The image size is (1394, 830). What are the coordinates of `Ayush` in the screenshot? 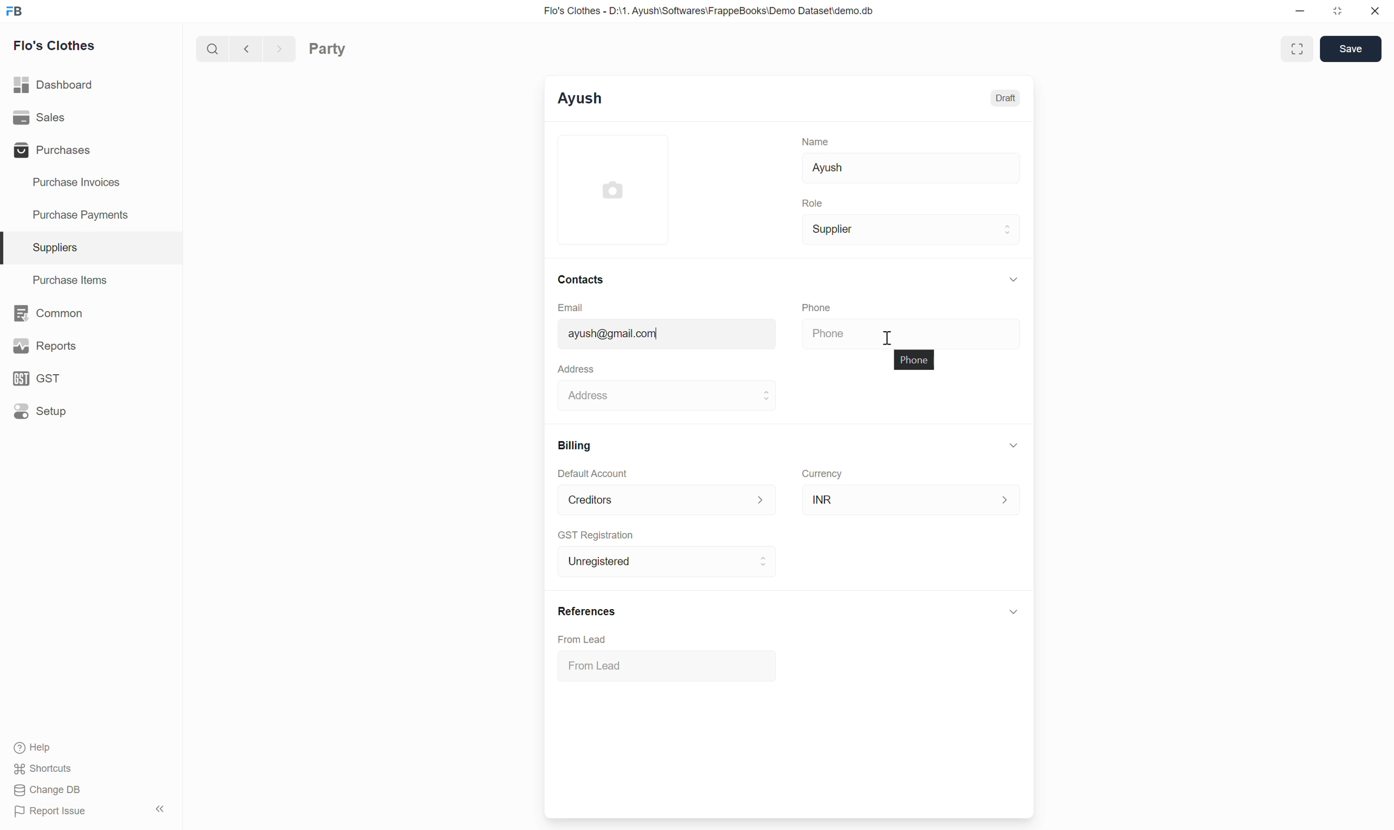 It's located at (580, 98).